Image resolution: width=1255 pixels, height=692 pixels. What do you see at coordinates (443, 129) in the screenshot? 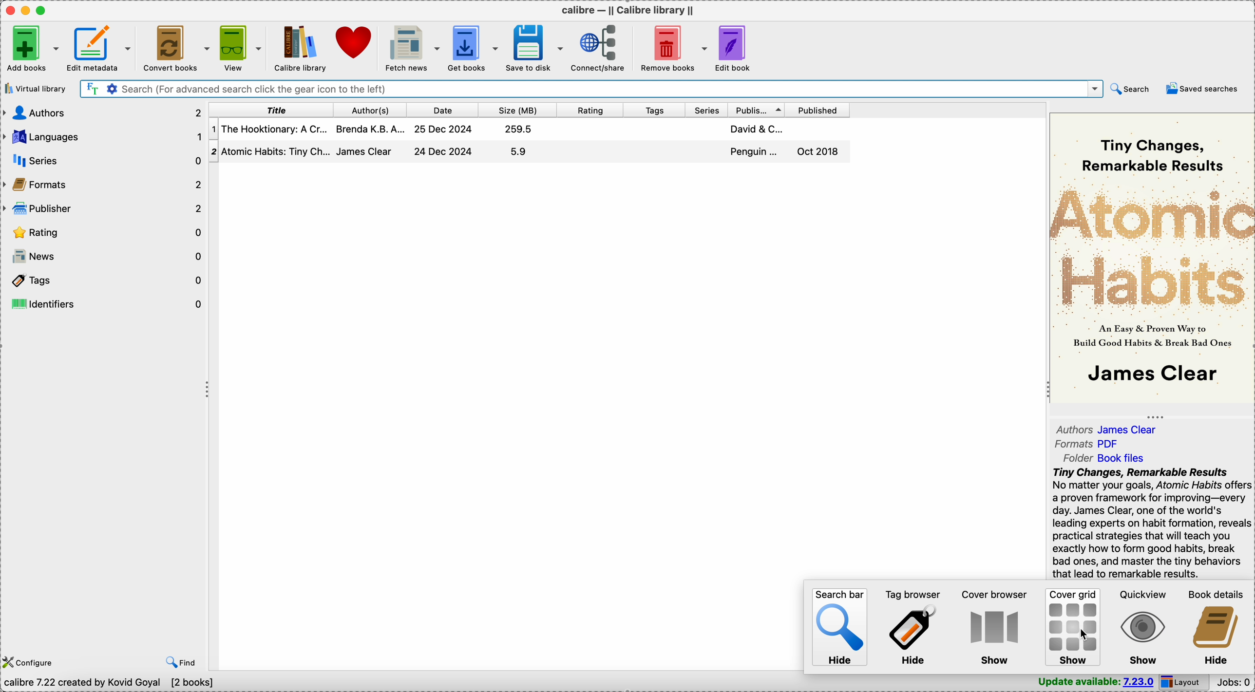
I see `25 Dec 2024` at bounding box center [443, 129].